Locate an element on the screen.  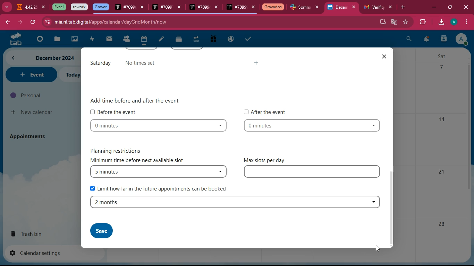
desktop is located at coordinates (382, 21).